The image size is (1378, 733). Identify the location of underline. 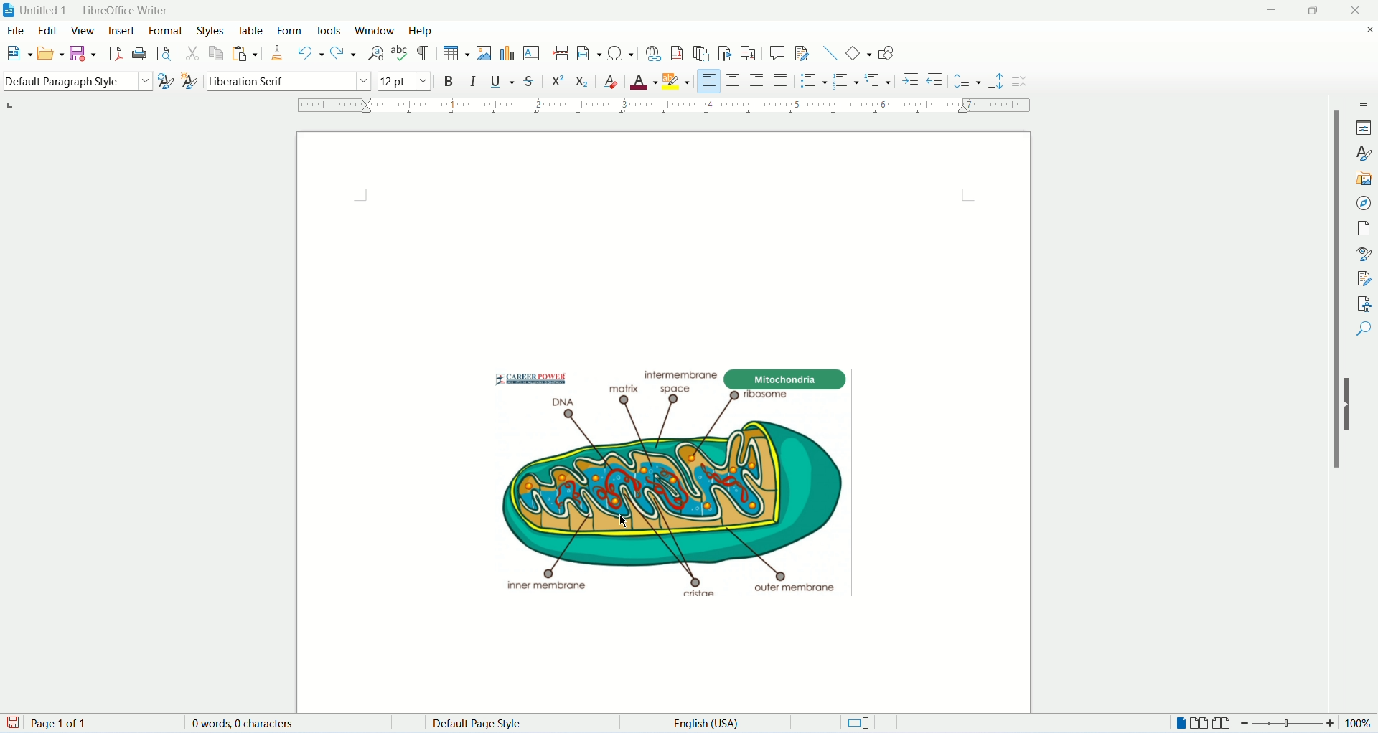
(501, 82).